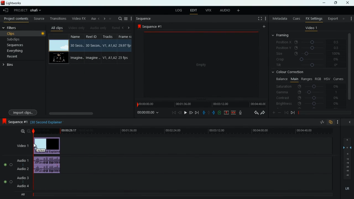  I want to click on rend, so click(114, 28).